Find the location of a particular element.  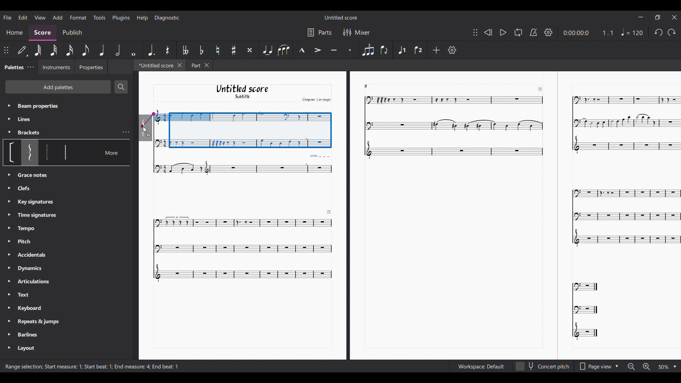

 is located at coordinates (244, 222).